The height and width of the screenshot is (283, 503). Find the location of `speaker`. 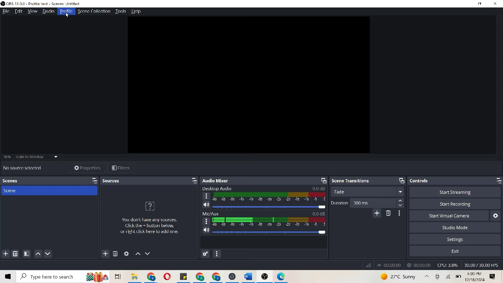

speaker is located at coordinates (206, 230).